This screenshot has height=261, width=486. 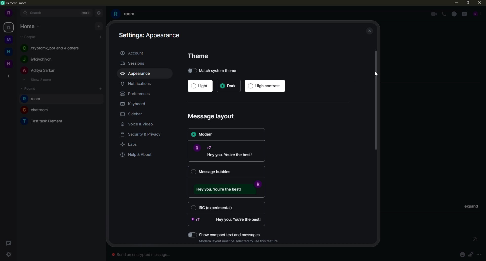 I want to click on preferences, so click(x=137, y=94).